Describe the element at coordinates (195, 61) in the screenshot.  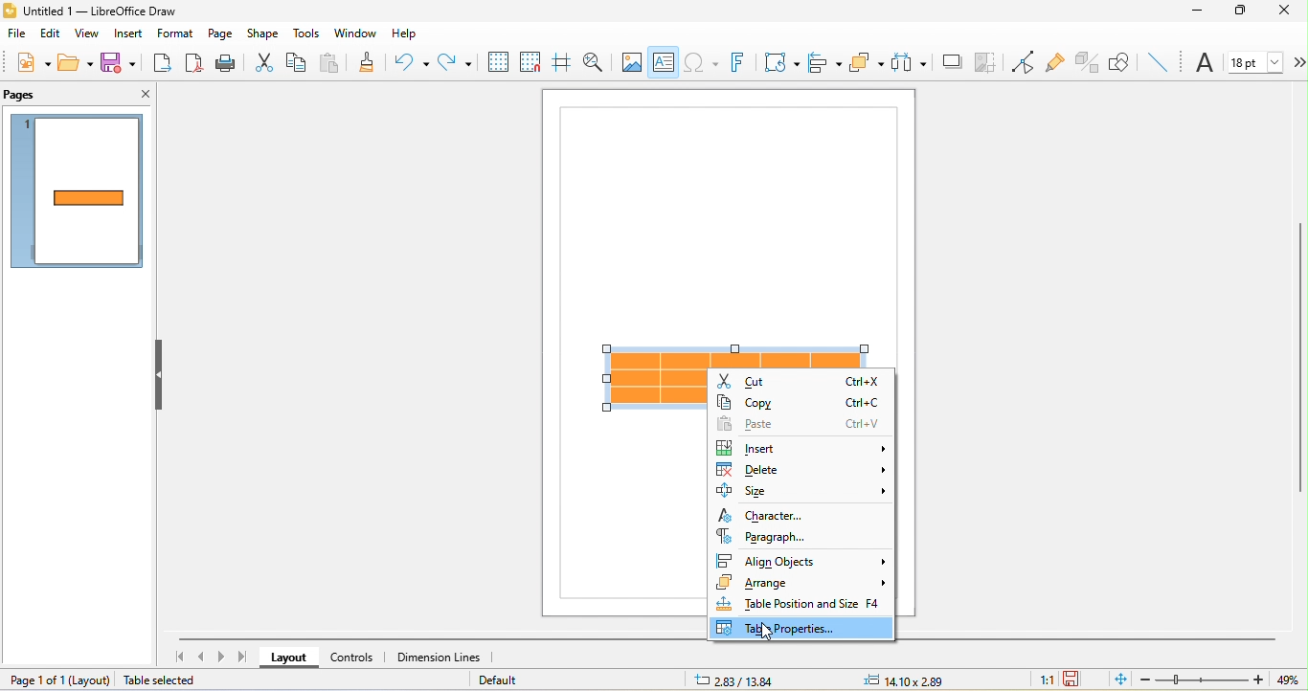
I see `export directly as pdf` at that location.